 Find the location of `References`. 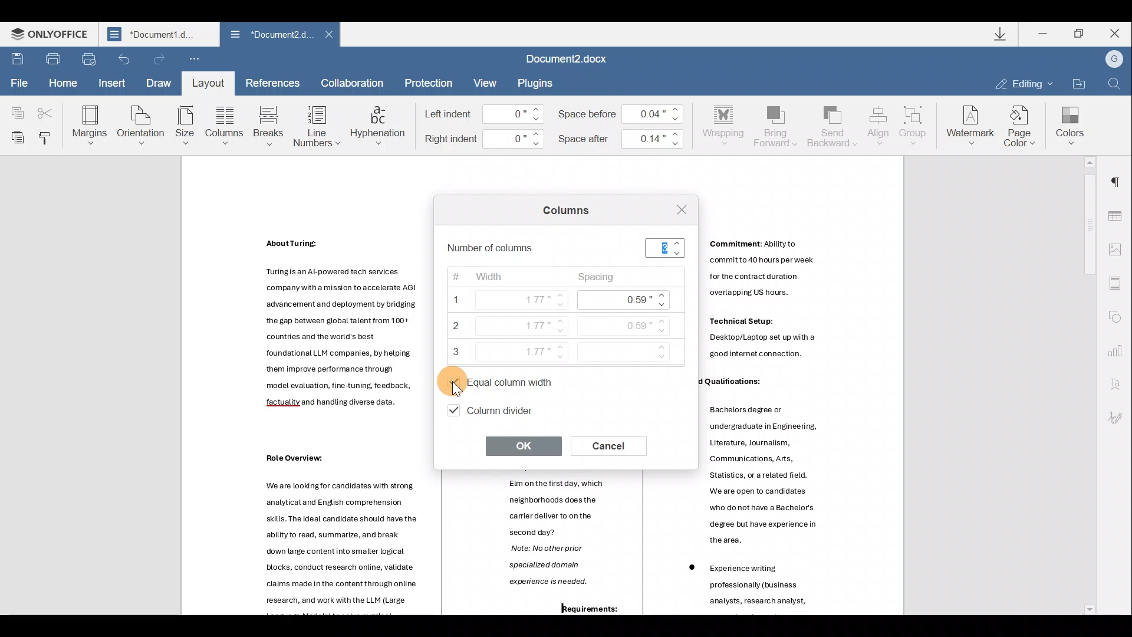

References is located at coordinates (274, 83).